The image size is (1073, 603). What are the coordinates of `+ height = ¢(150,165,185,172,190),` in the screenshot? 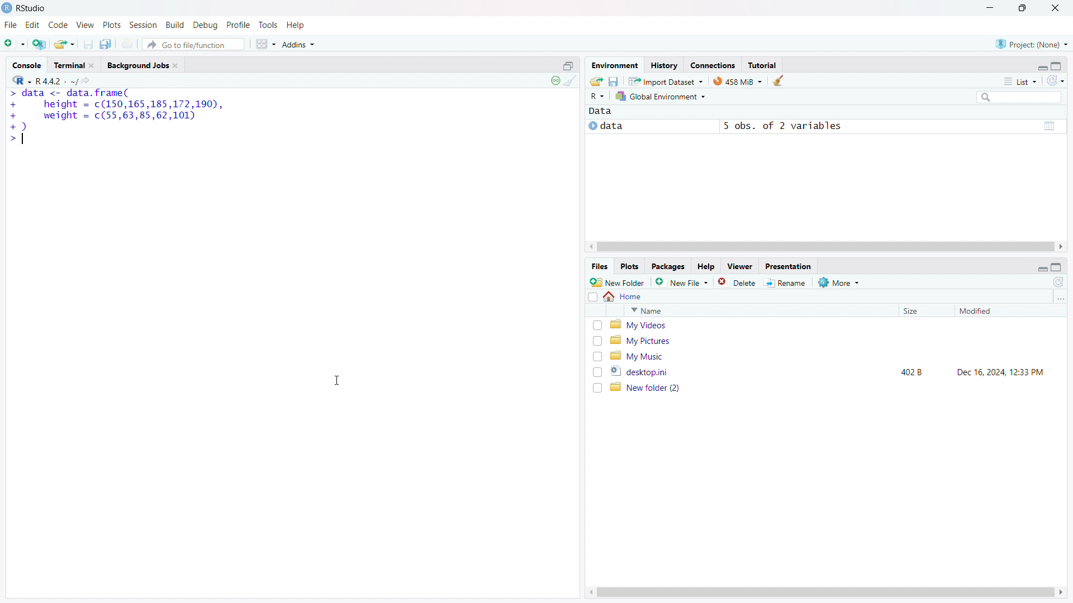 It's located at (116, 104).